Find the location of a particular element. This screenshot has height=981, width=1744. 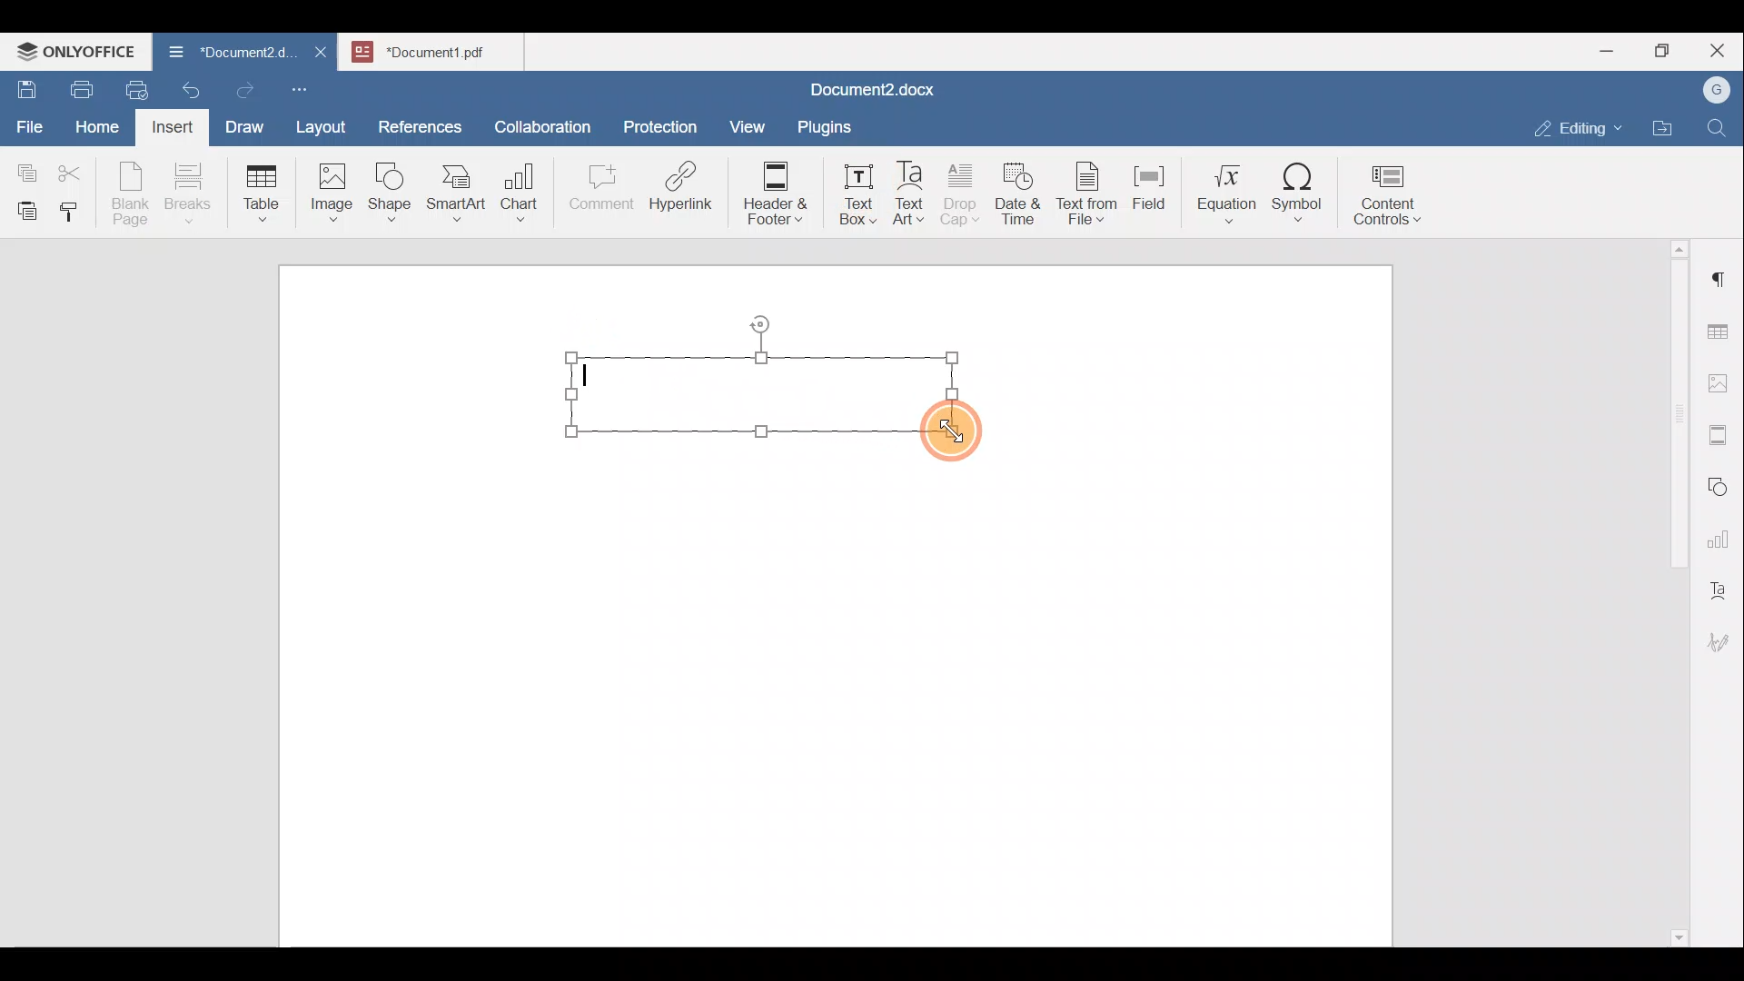

Content controls is located at coordinates (1391, 201).